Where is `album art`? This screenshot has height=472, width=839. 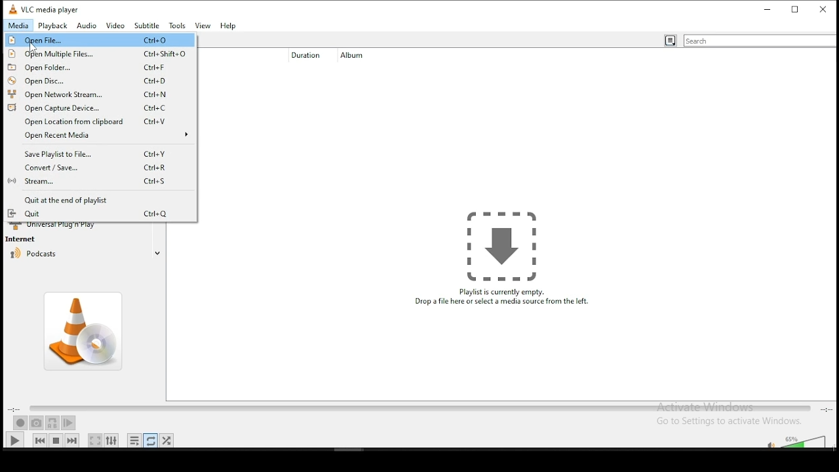
album art is located at coordinates (85, 332).